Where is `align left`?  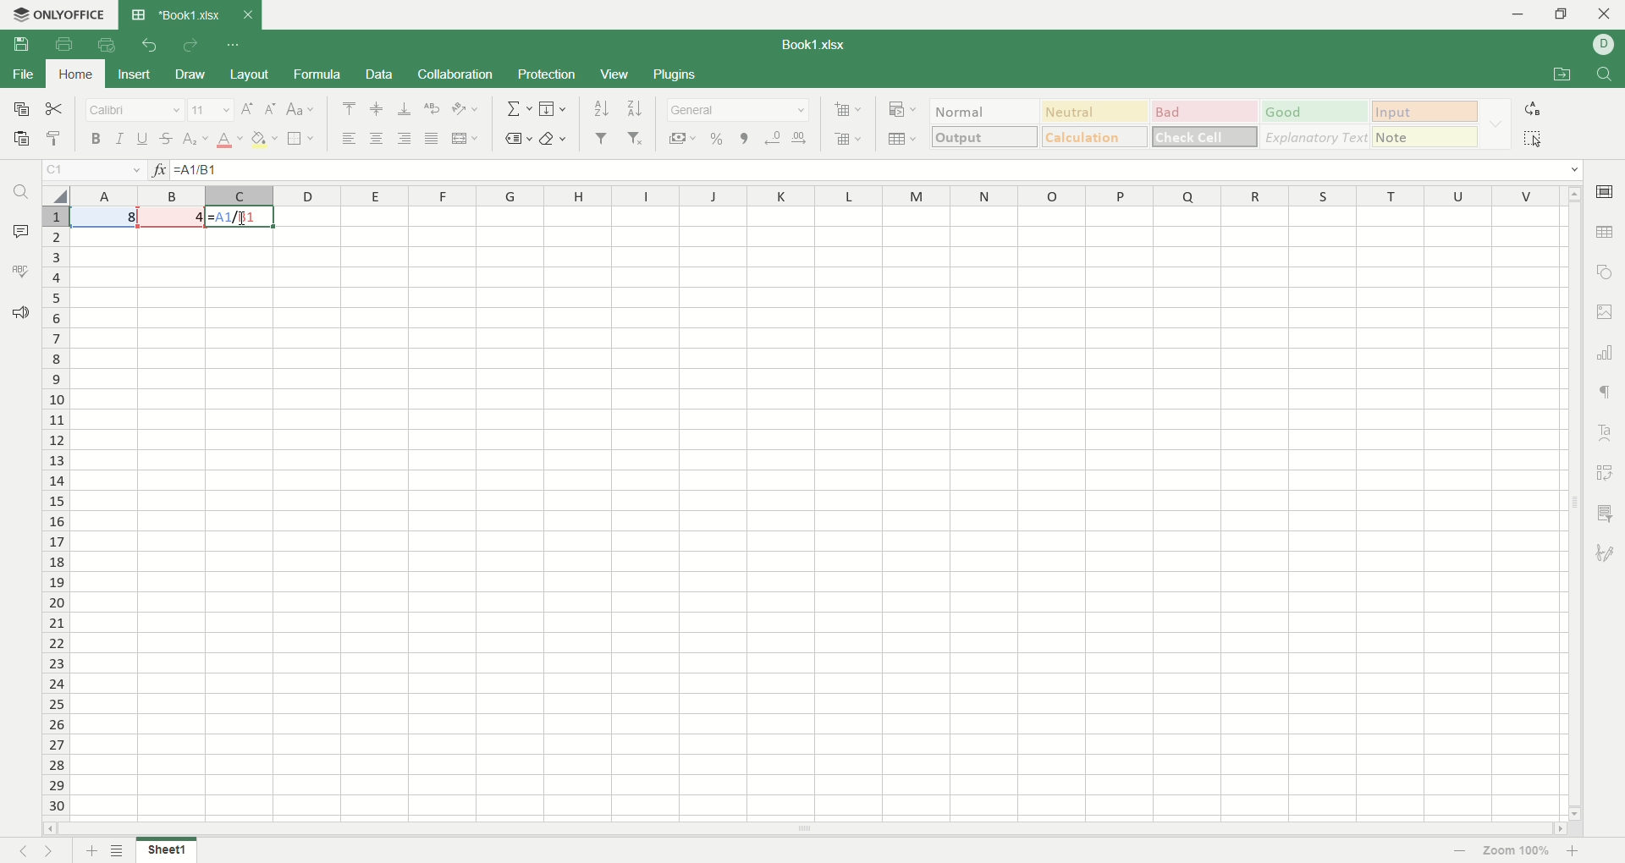 align left is located at coordinates (350, 137).